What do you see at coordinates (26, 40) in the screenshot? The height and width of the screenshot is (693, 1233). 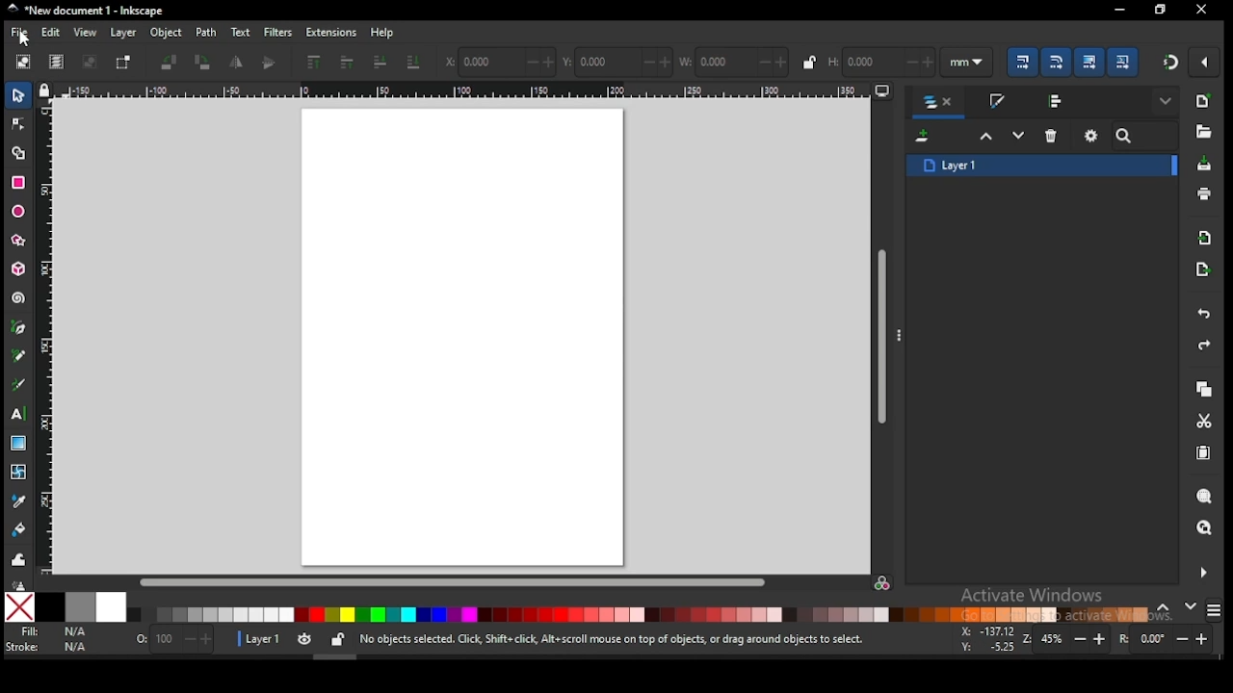 I see `cursor` at bounding box center [26, 40].